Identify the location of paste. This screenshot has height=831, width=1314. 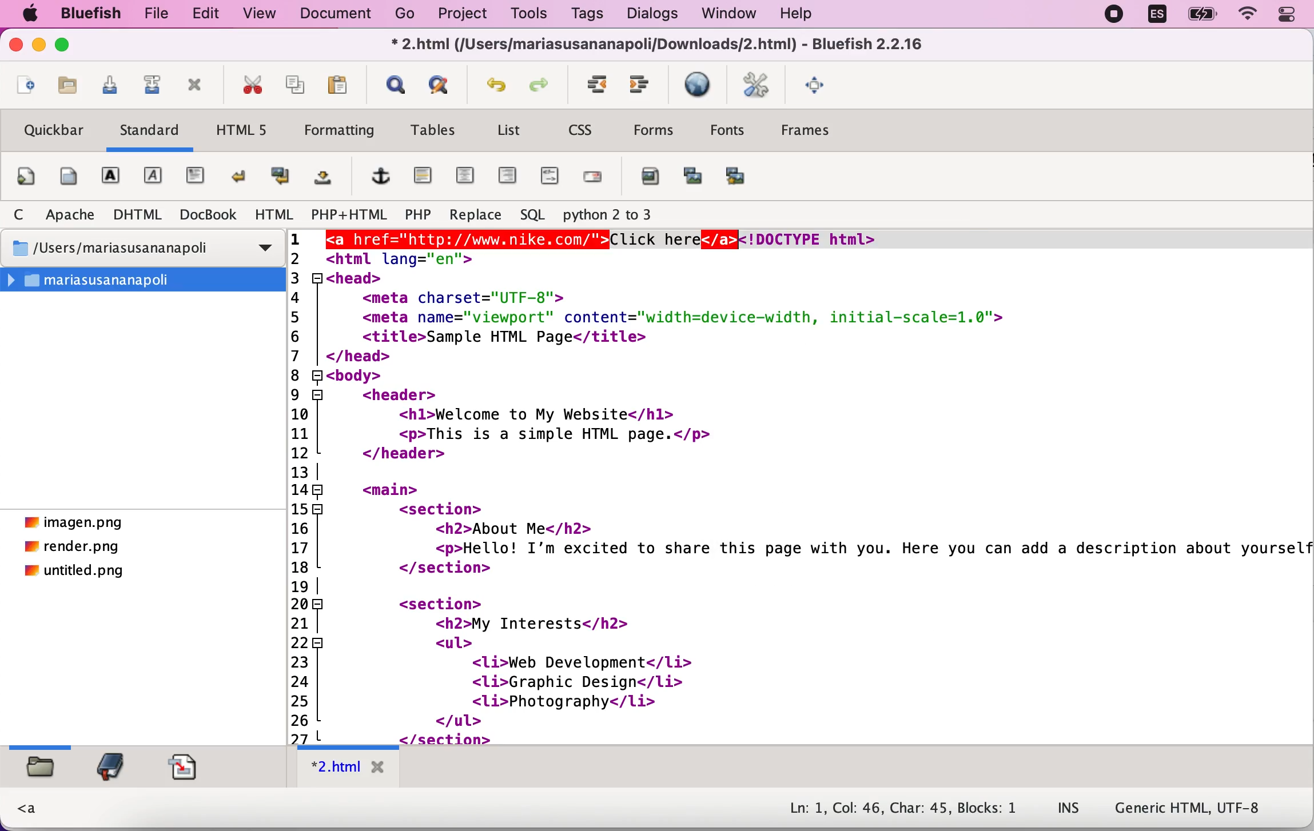
(345, 82).